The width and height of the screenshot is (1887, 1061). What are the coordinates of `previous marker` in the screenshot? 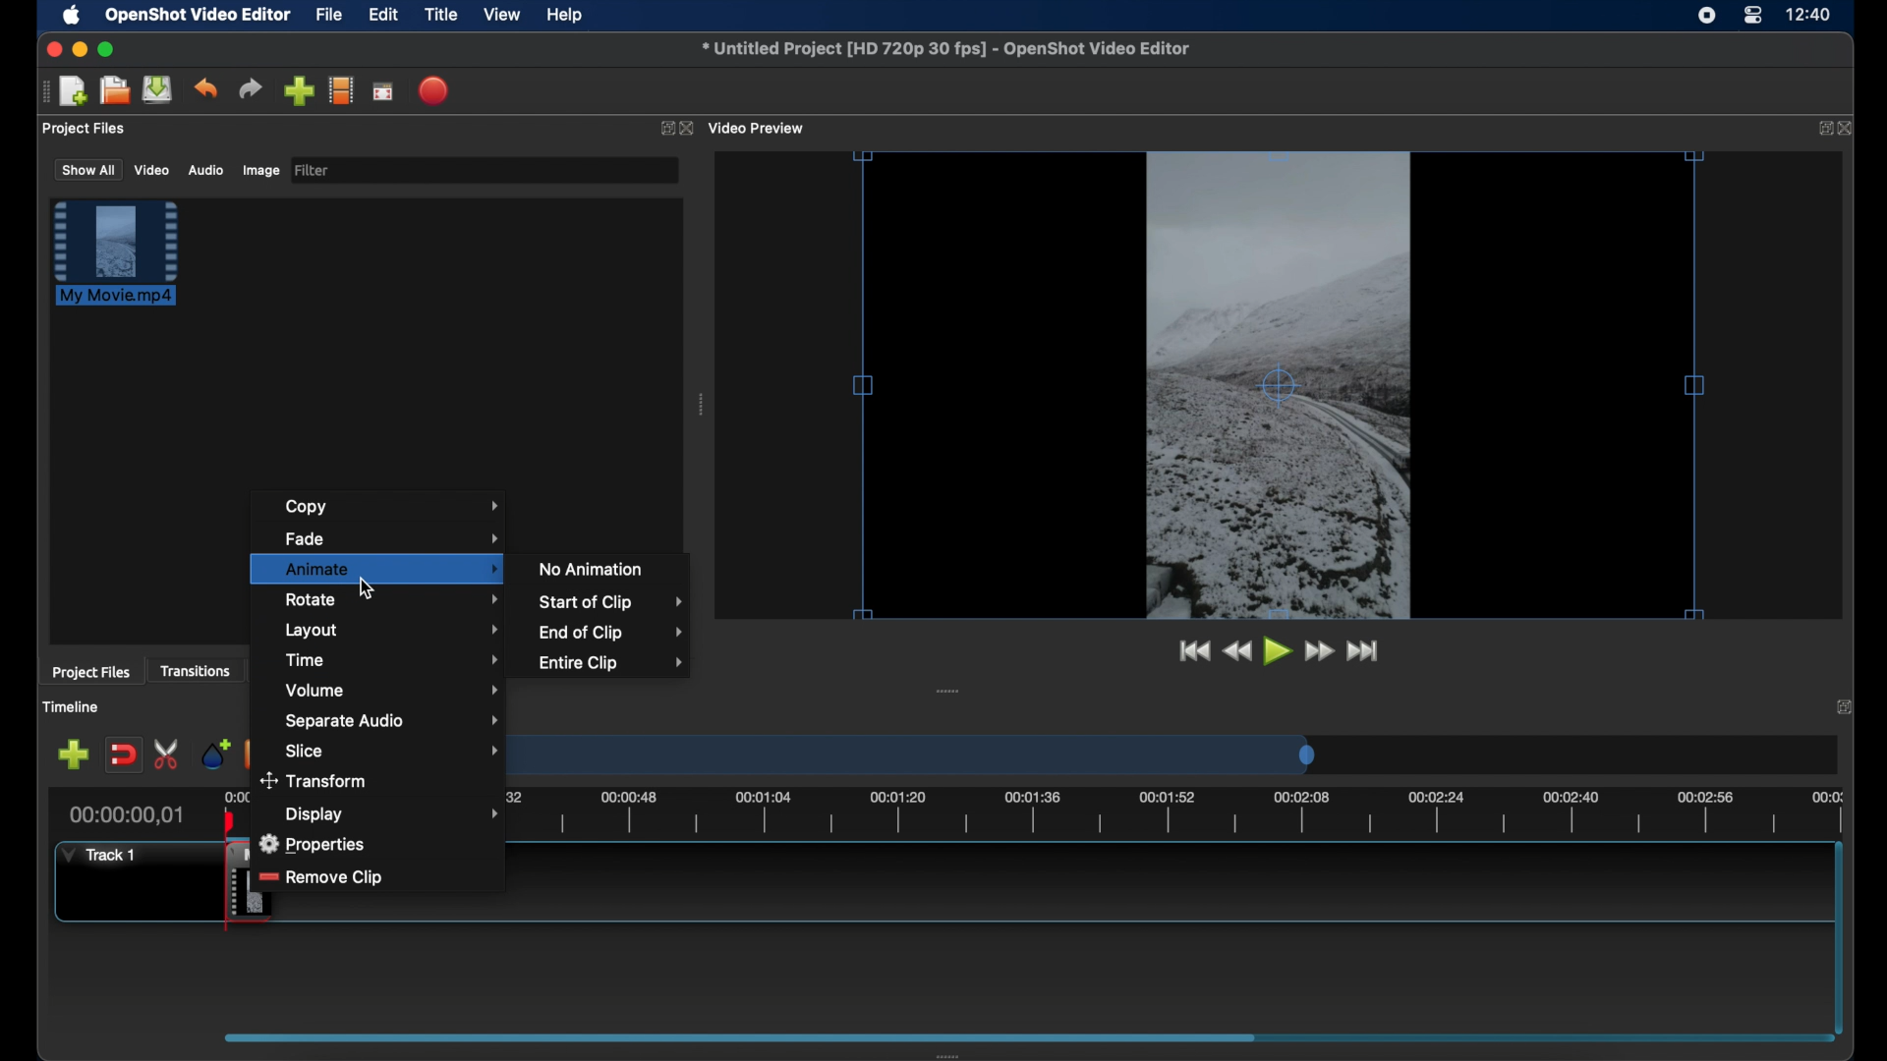 It's located at (250, 751).